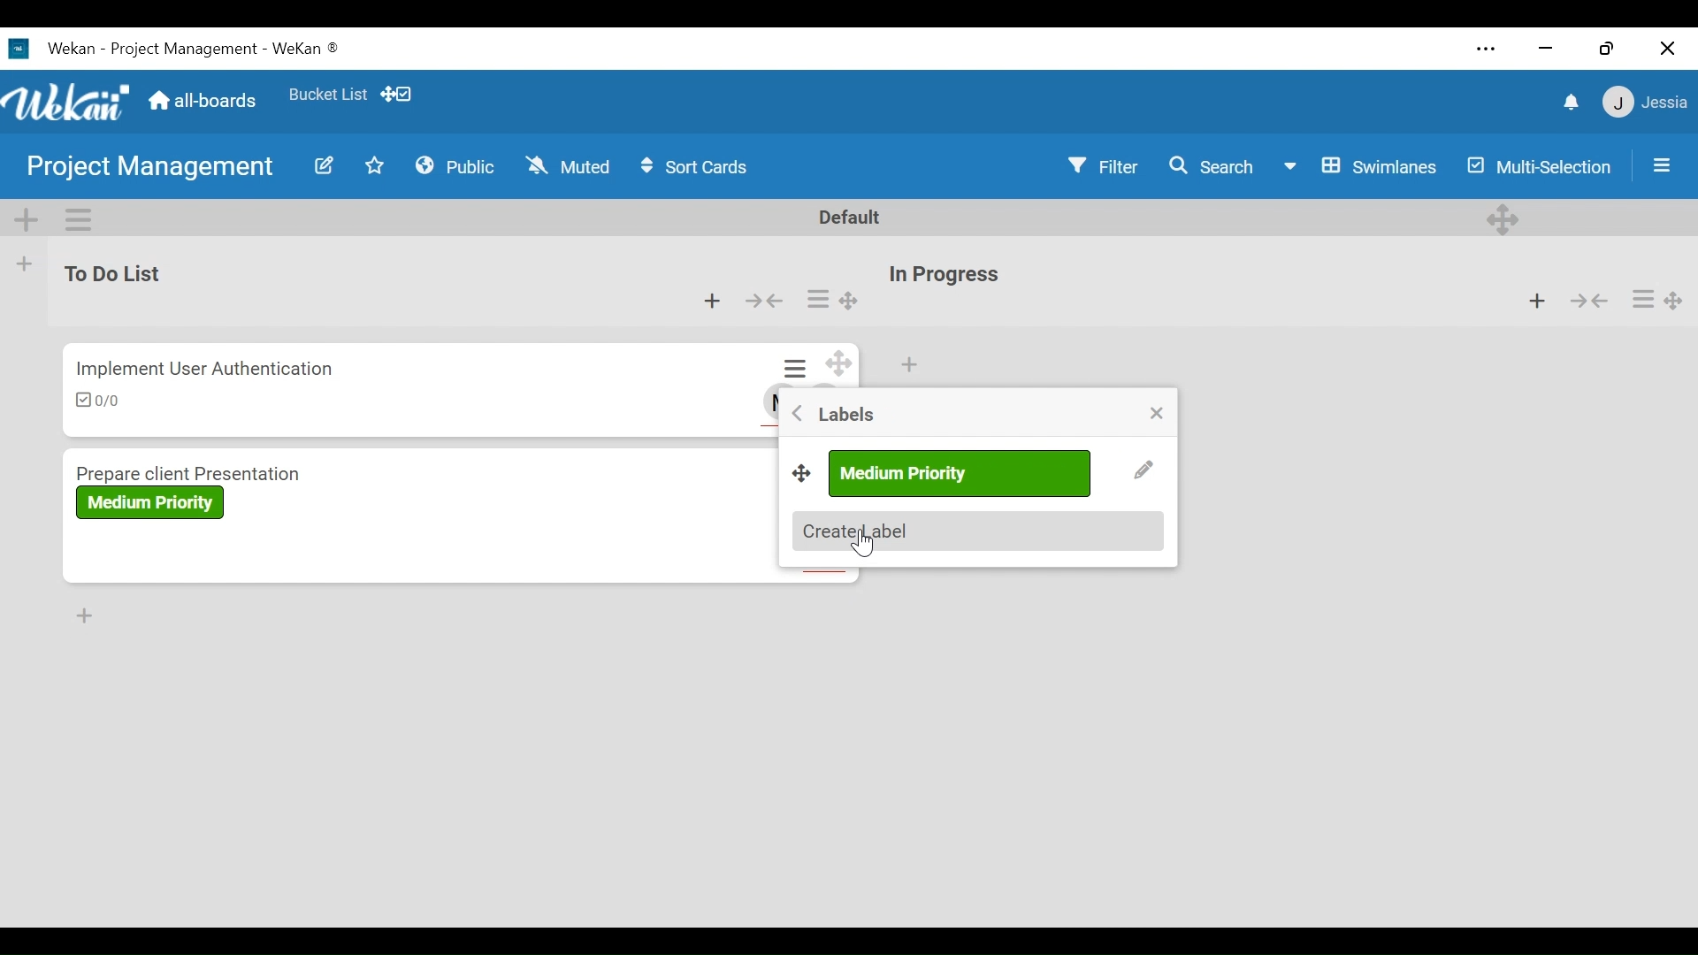  What do you see at coordinates (399, 93) in the screenshot?
I see `Show desktop drag handles` at bounding box center [399, 93].